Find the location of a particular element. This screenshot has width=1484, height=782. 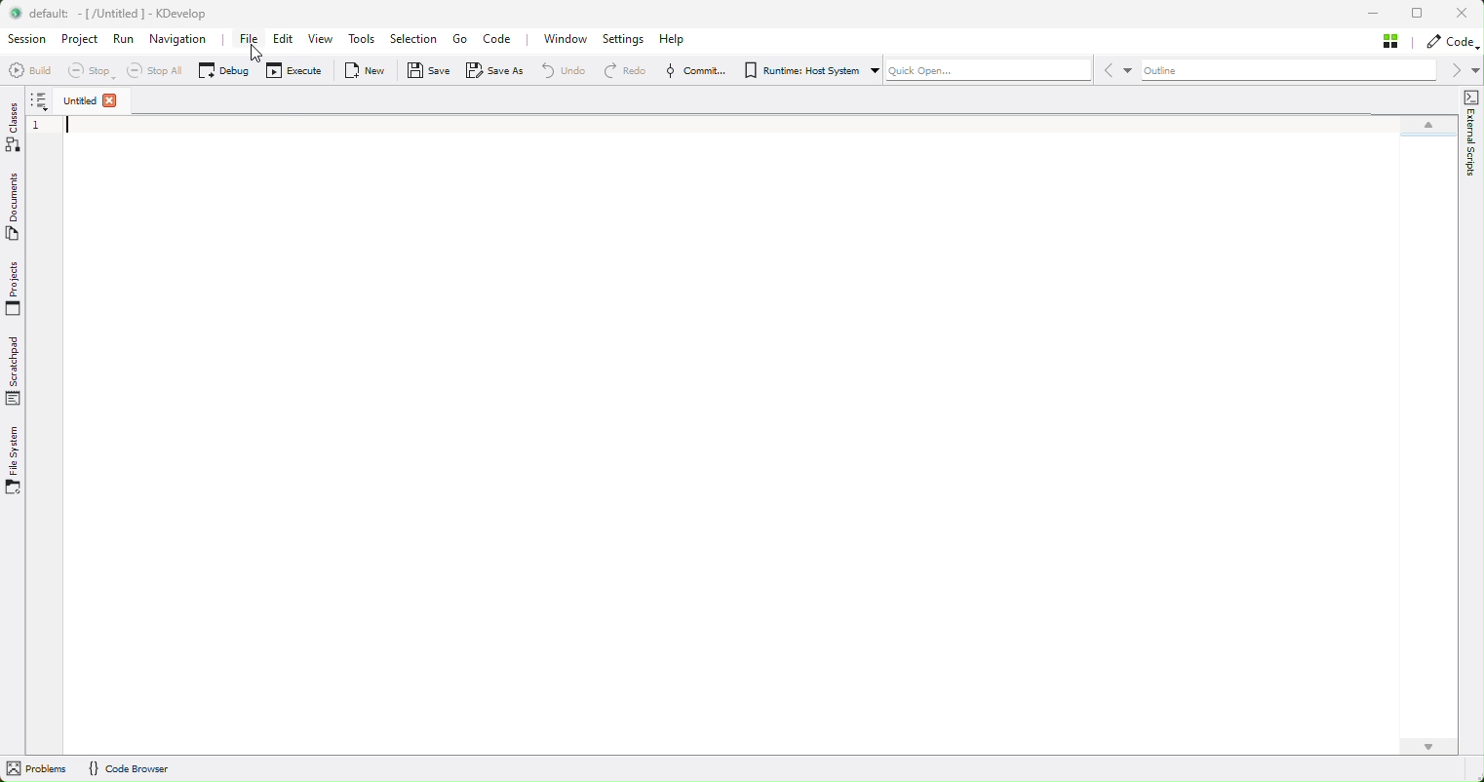

Project is located at coordinates (80, 41).